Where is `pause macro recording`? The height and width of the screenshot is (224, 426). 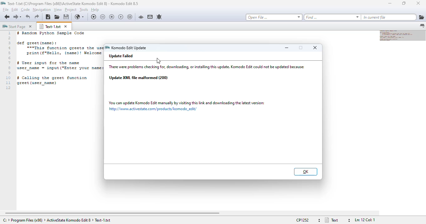 pause macro recording is located at coordinates (103, 17).